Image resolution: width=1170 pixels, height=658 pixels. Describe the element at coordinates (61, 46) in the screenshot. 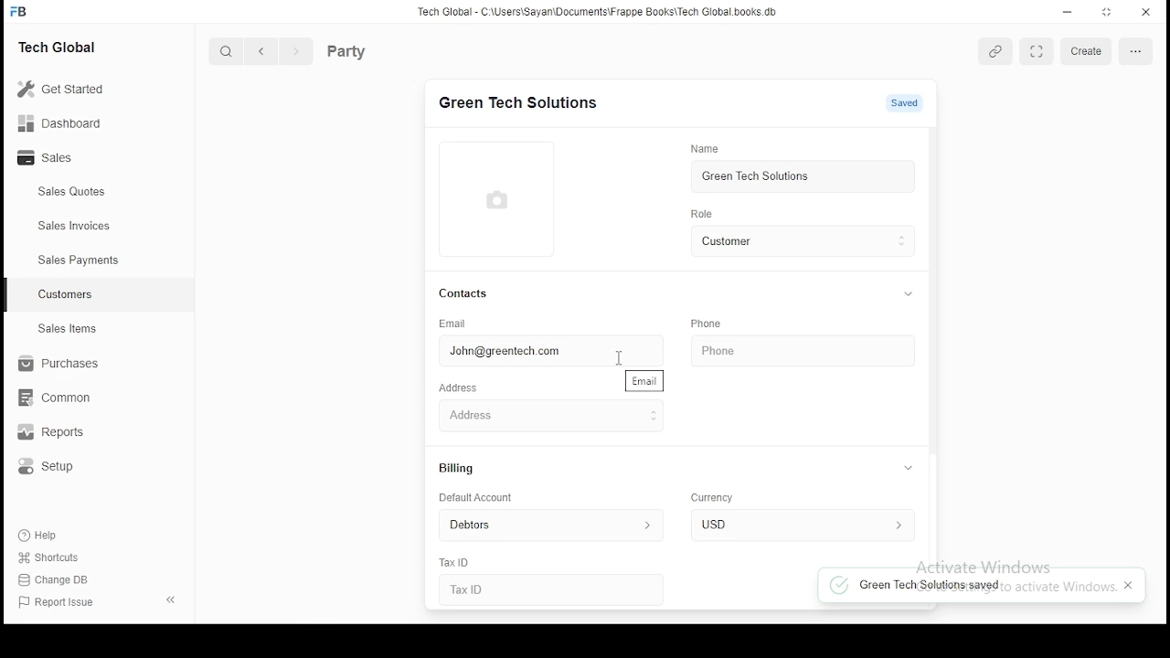

I see `tech global` at that location.